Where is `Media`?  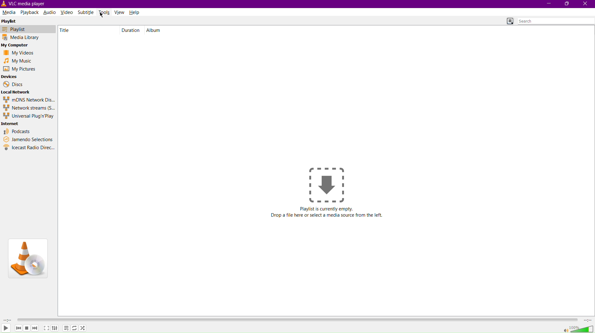 Media is located at coordinates (9, 13).